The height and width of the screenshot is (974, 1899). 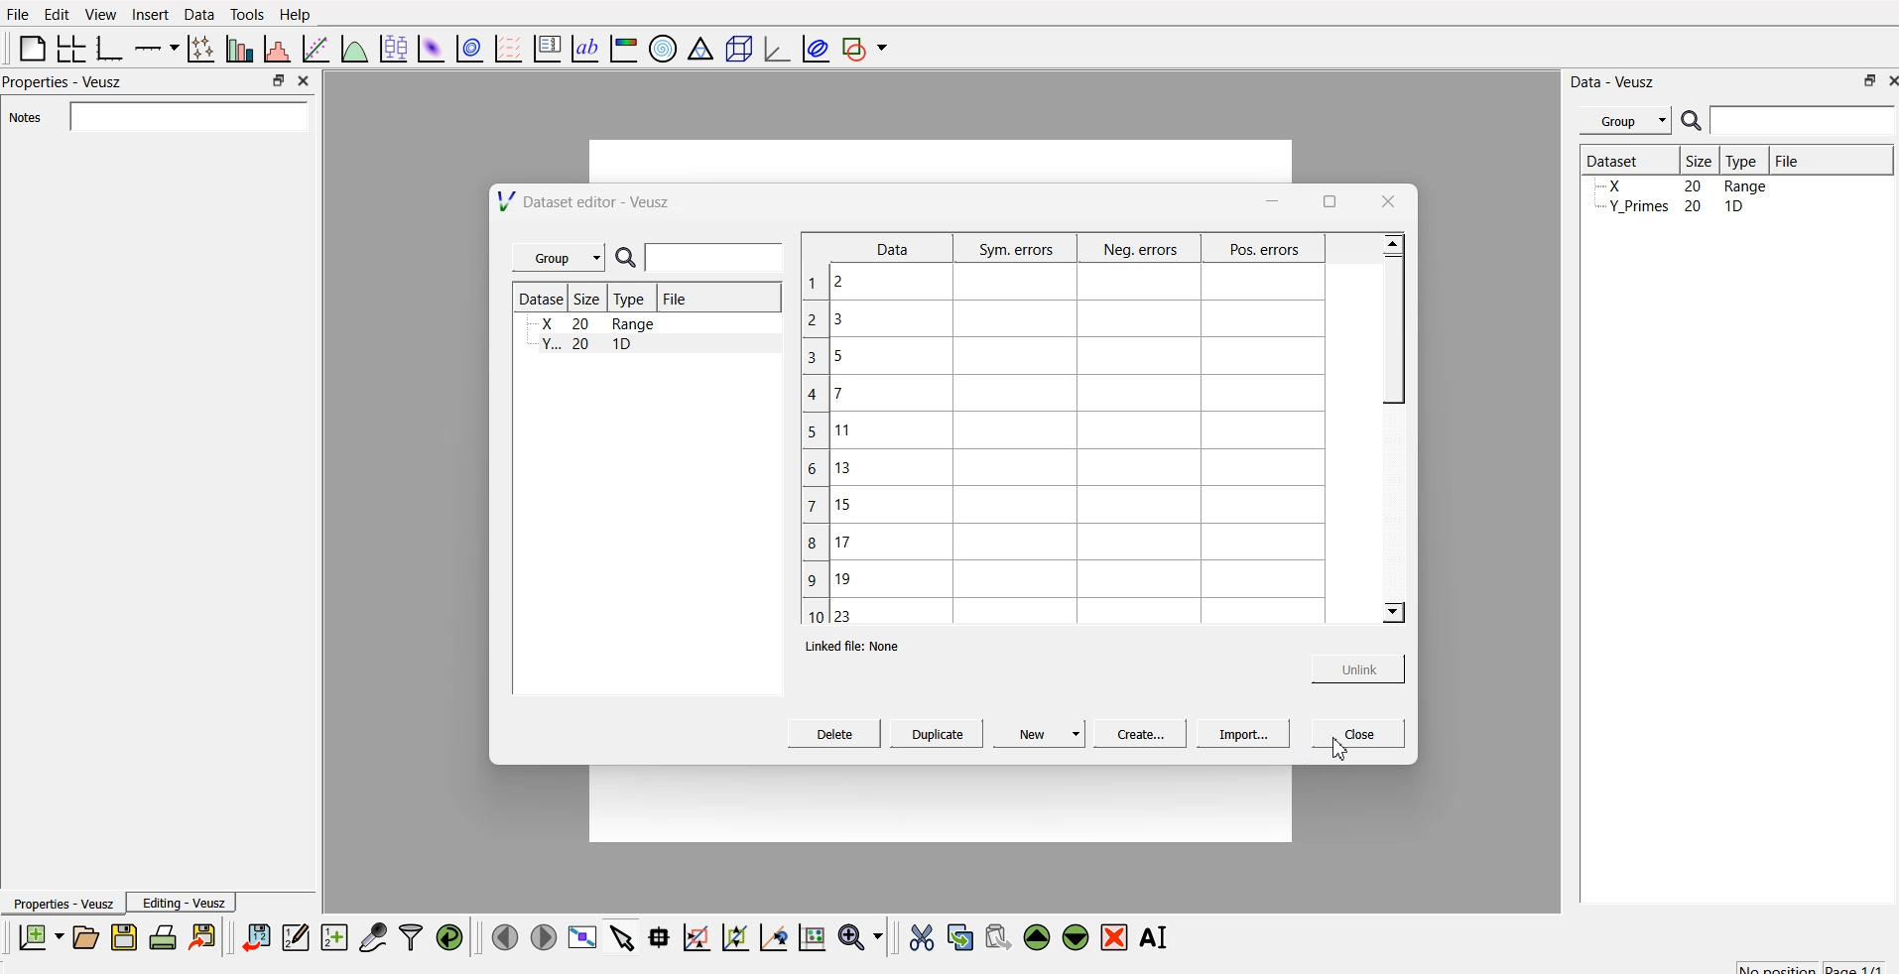 What do you see at coordinates (502, 936) in the screenshot?
I see `move to previous page` at bounding box center [502, 936].